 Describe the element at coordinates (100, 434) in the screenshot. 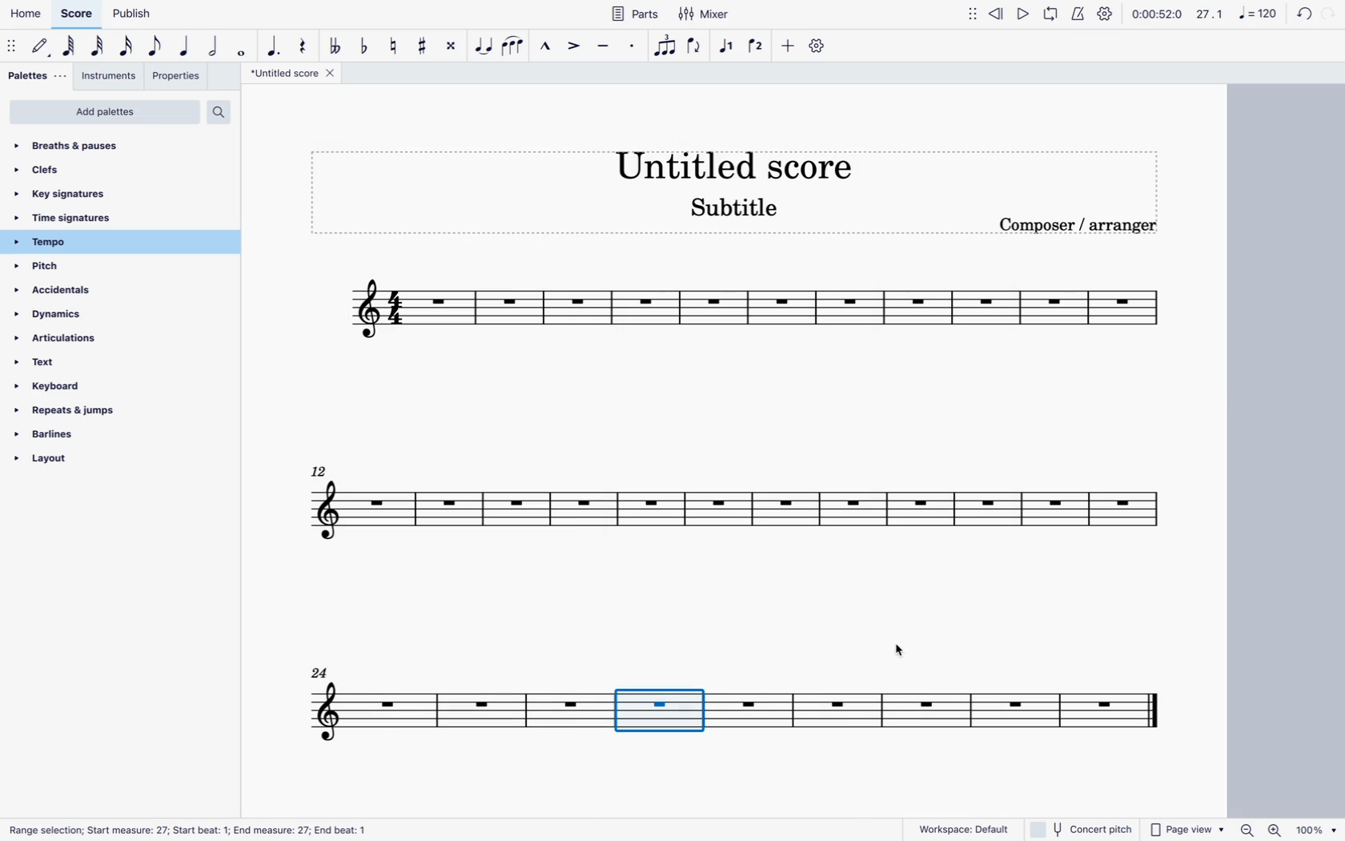

I see `barlines` at that location.